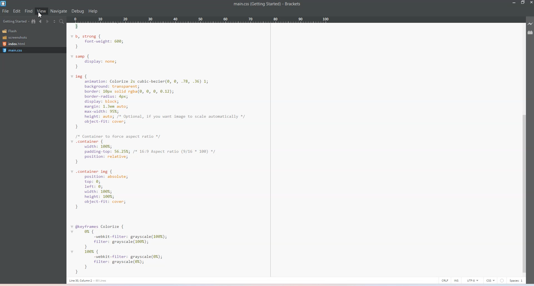 The height and width of the screenshot is (286, 534). I want to click on Cursor, so click(39, 15).